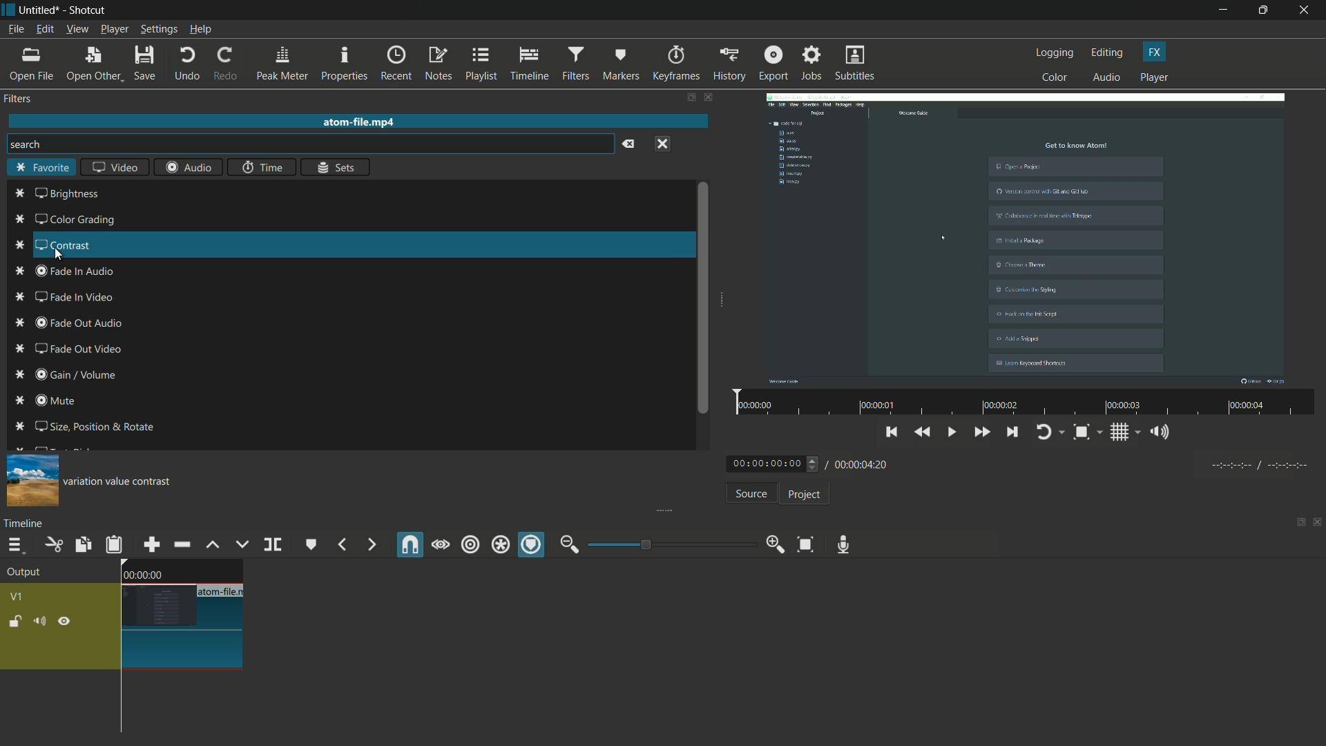  Describe the element at coordinates (282, 64) in the screenshot. I see `peak meter` at that location.